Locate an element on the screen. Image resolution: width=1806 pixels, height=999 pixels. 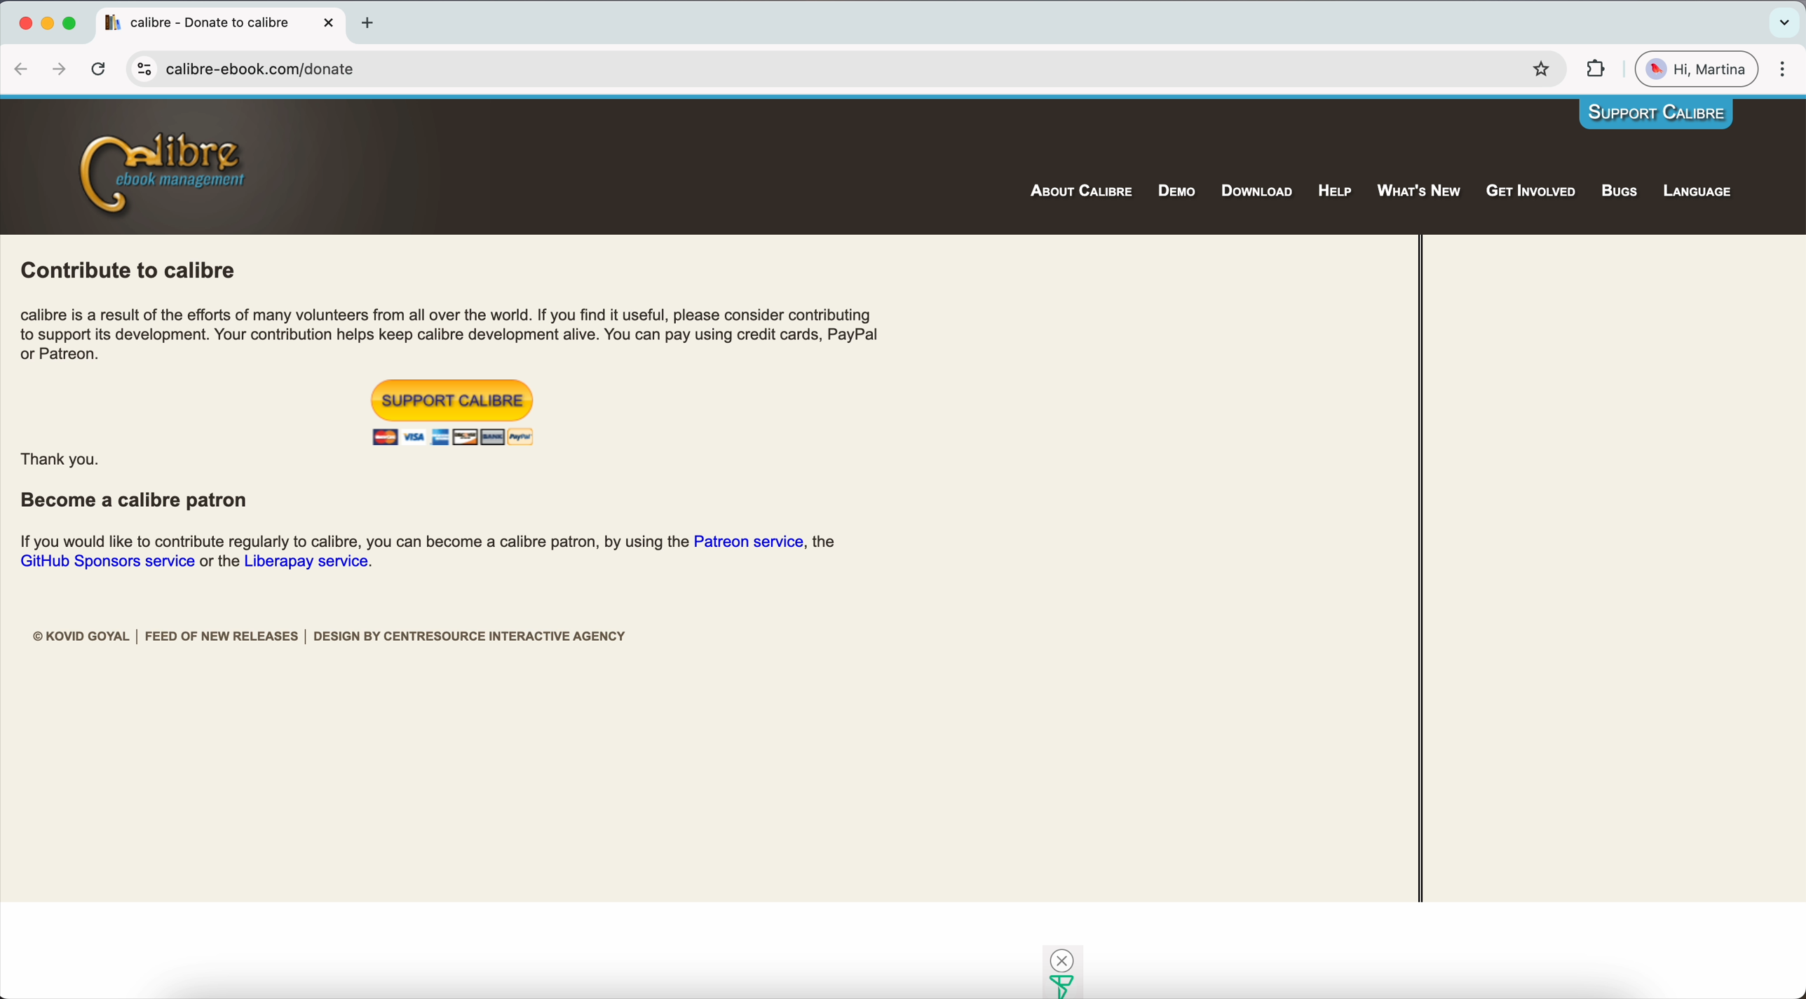
KOVID GOYAL | FEED OF NEW RELEASES | DESIGN BY CENTRESOURCE INTERACTIVE AGENCY is located at coordinates (331, 637).